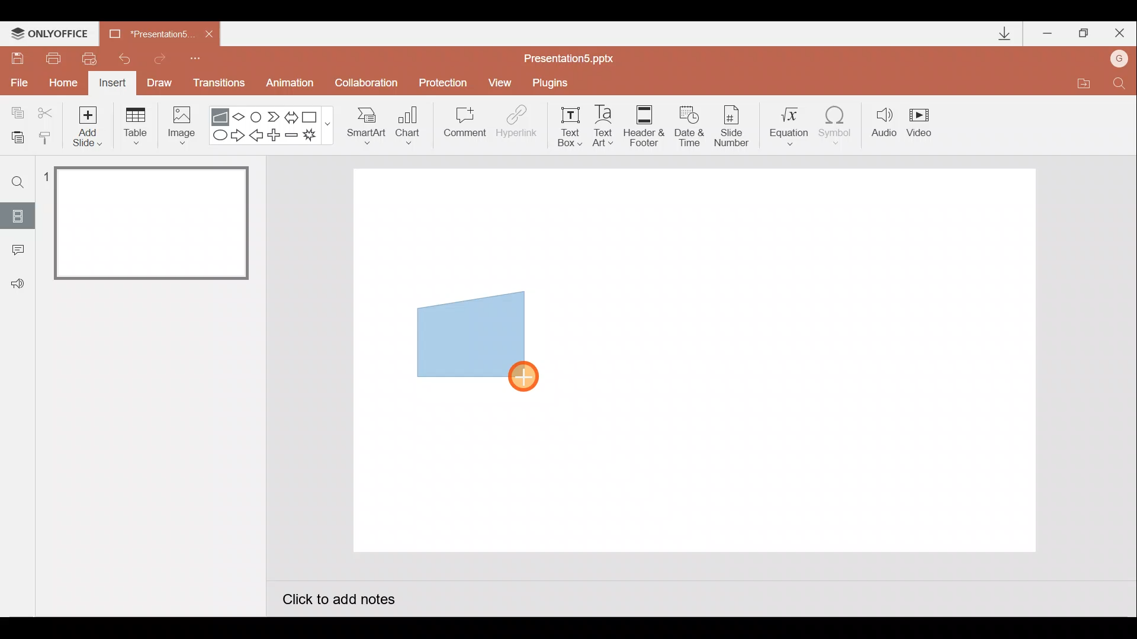 This screenshot has width=1137, height=639. Describe the element at coordinates (313, 116) in the screenshot. I see `Rectangle` at that location.